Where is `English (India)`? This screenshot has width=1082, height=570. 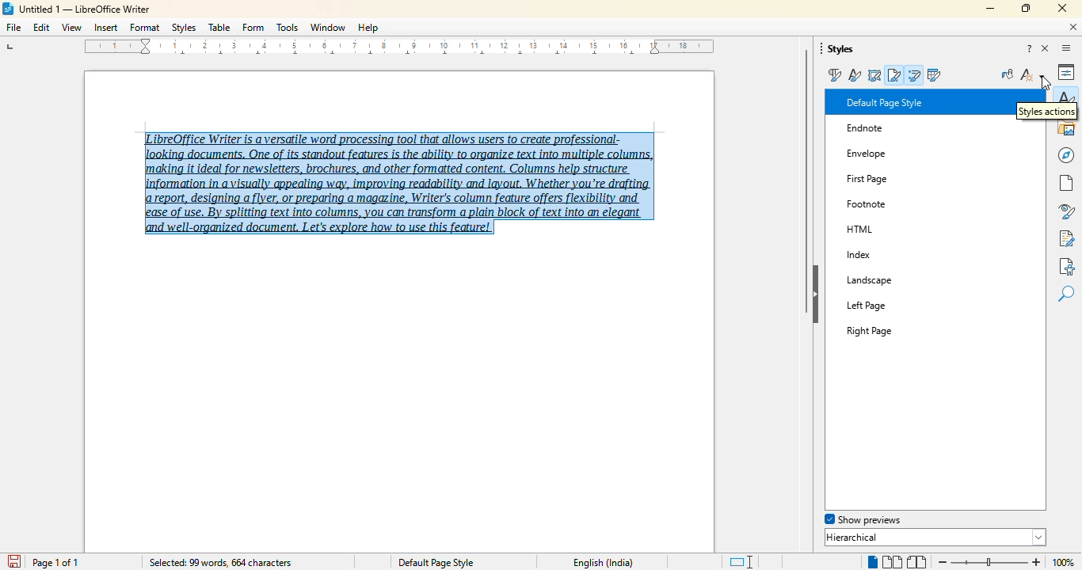 English (India) is located at coordinates (604, 563).